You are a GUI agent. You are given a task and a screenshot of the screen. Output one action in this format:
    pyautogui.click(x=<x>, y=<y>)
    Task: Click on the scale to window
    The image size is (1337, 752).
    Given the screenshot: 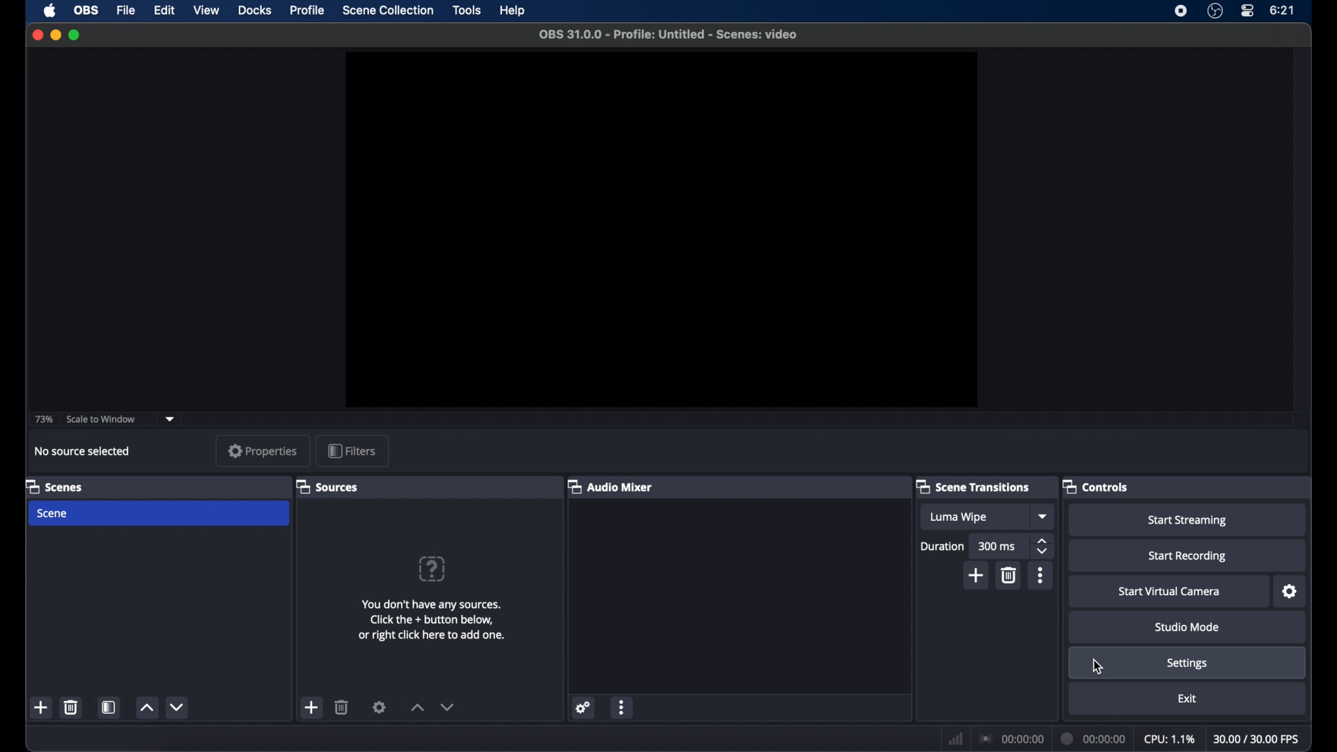 What is the action you would take?
    pyautogui.click(x=102, y=418)
    